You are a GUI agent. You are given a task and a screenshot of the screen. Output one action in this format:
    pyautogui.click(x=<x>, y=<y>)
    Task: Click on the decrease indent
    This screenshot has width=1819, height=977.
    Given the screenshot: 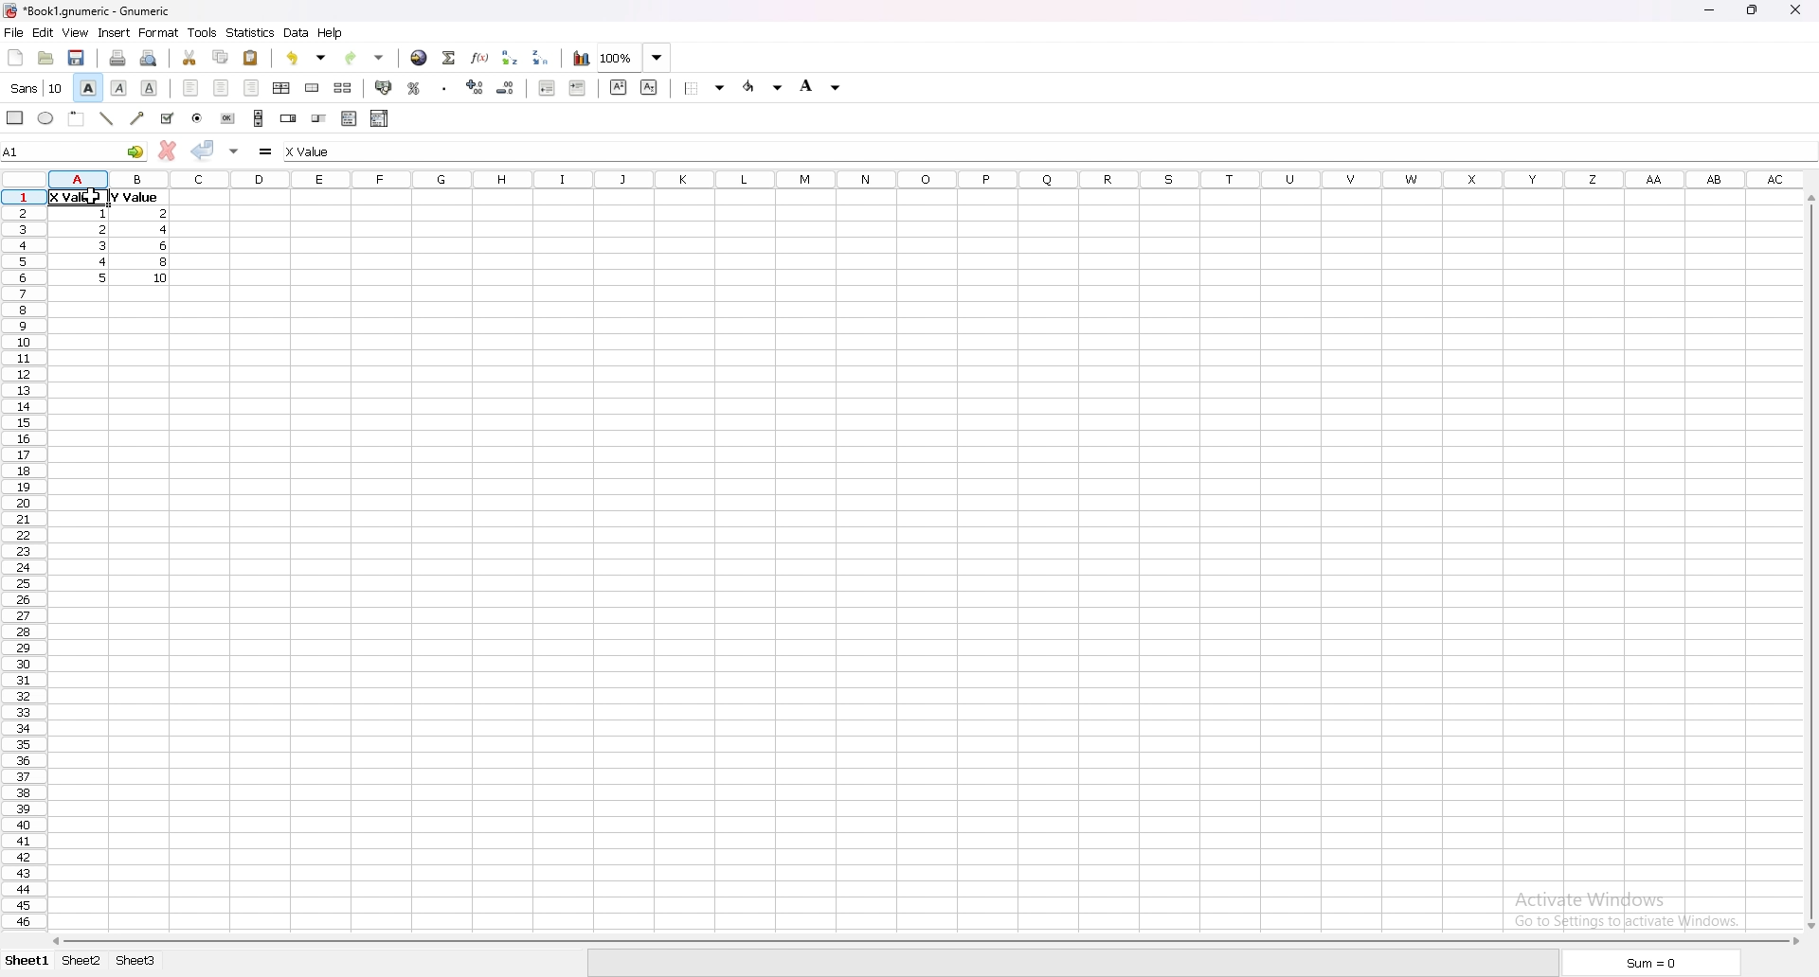 What is the action you would take?
    pyautogui.click(x=548, y=87)
    